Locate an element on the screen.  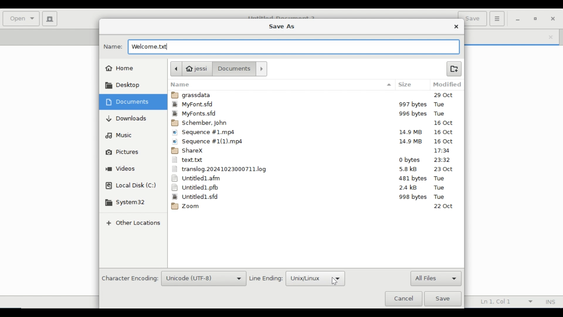
restore is located at coordinates (536, 19).